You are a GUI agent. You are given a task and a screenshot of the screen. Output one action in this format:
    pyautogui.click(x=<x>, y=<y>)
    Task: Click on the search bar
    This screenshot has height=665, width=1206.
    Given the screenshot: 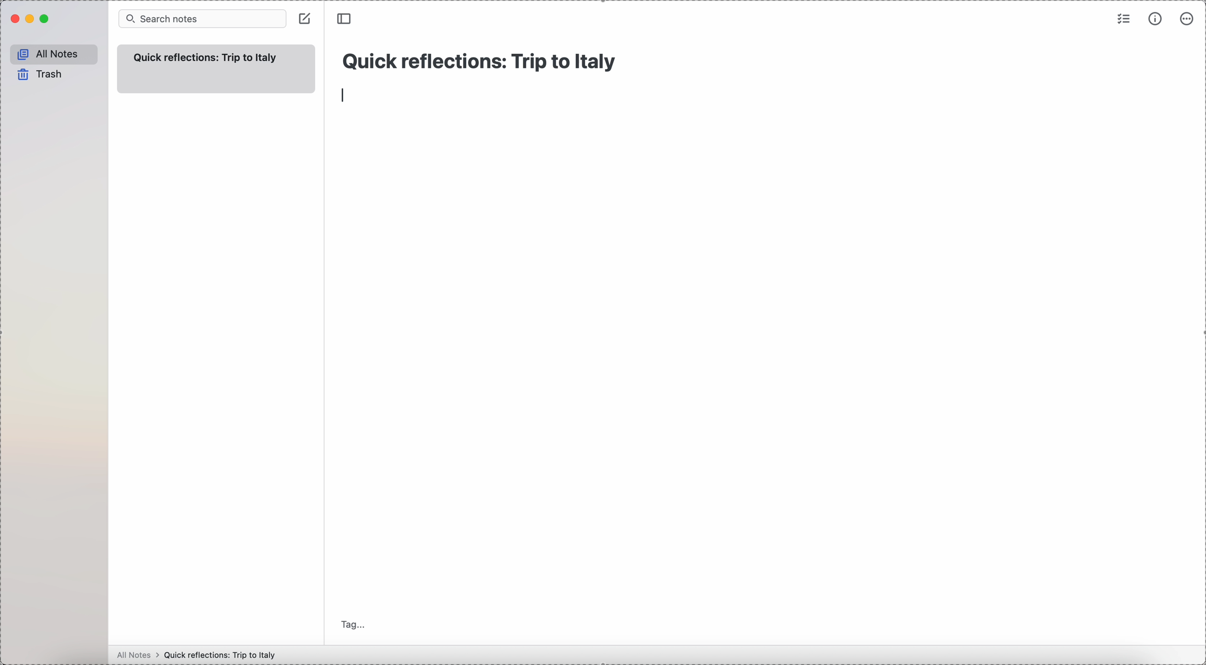 What is the action you would take?
    pyautogui.click(x=203, y=18)
    